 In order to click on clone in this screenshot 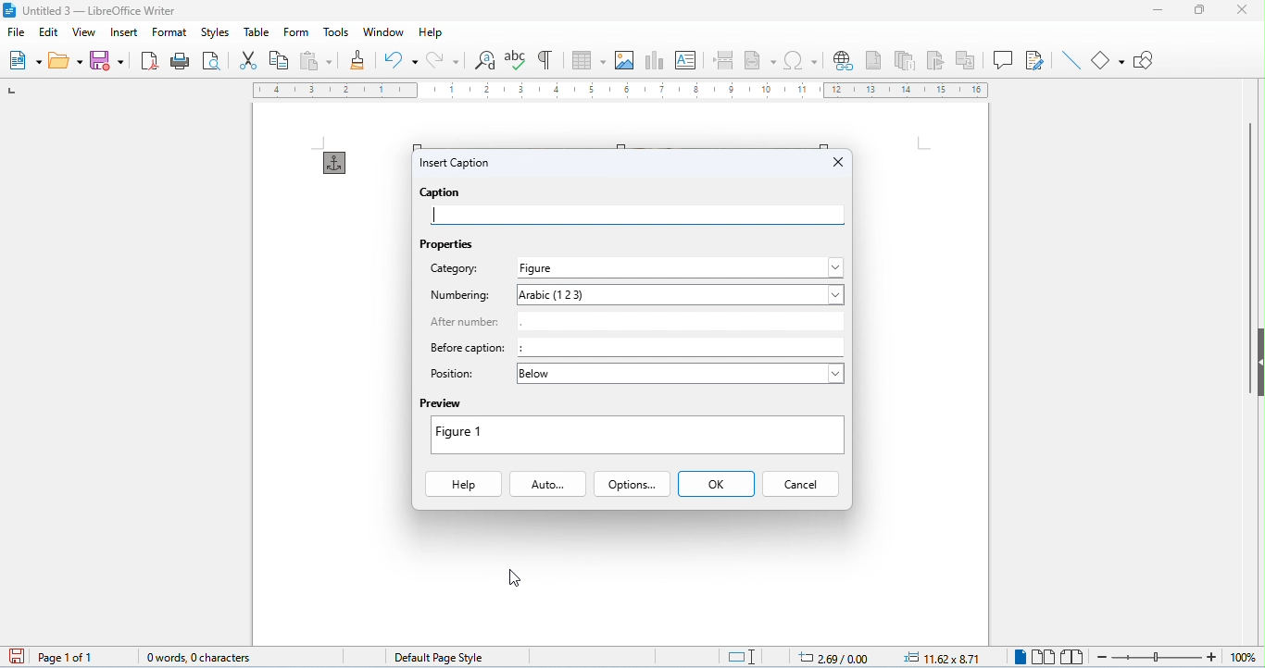, I will do `click(359, 59)`.